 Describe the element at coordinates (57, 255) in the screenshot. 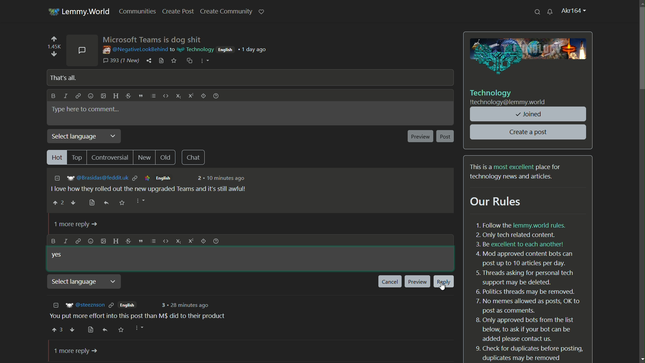

I see `yes` at that location.